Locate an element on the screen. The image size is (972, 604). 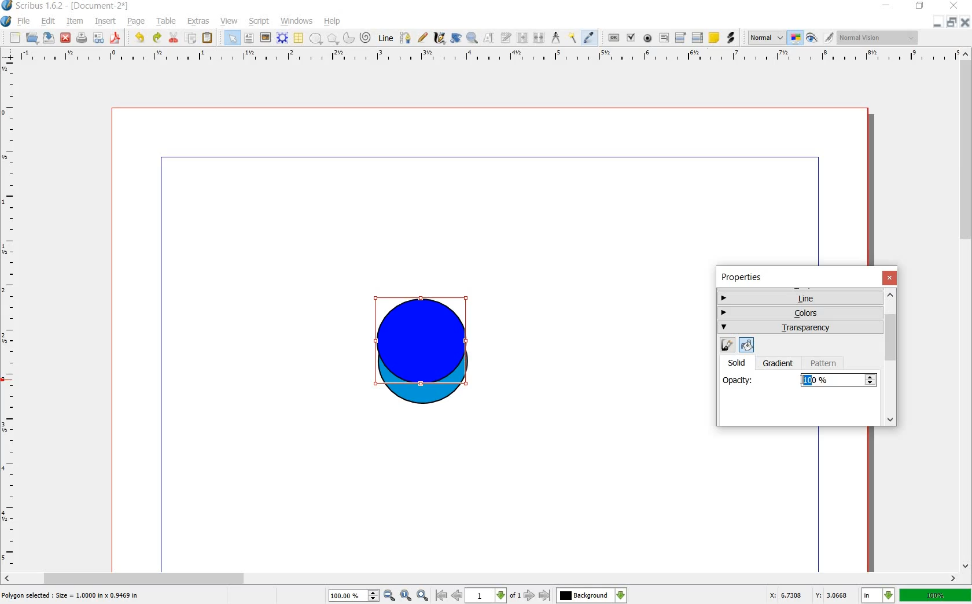
new is located at coordinates (15, 38).